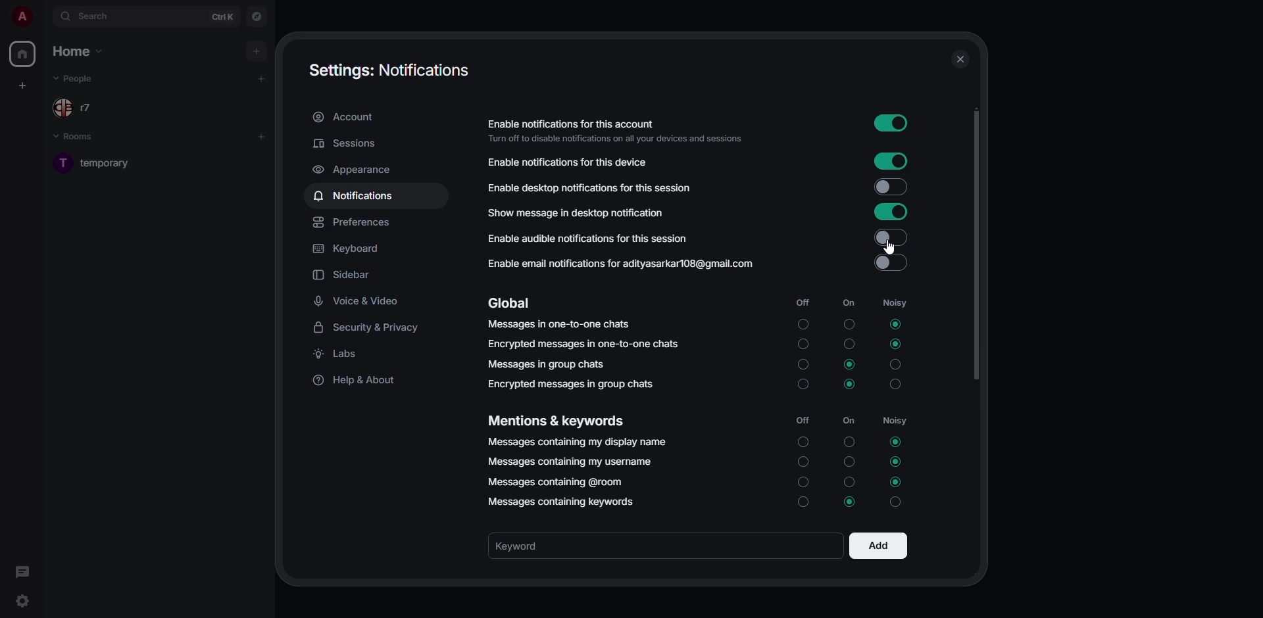  Describe the element at coordinates (99, 15) in the screenshot. I see `search` at that location.